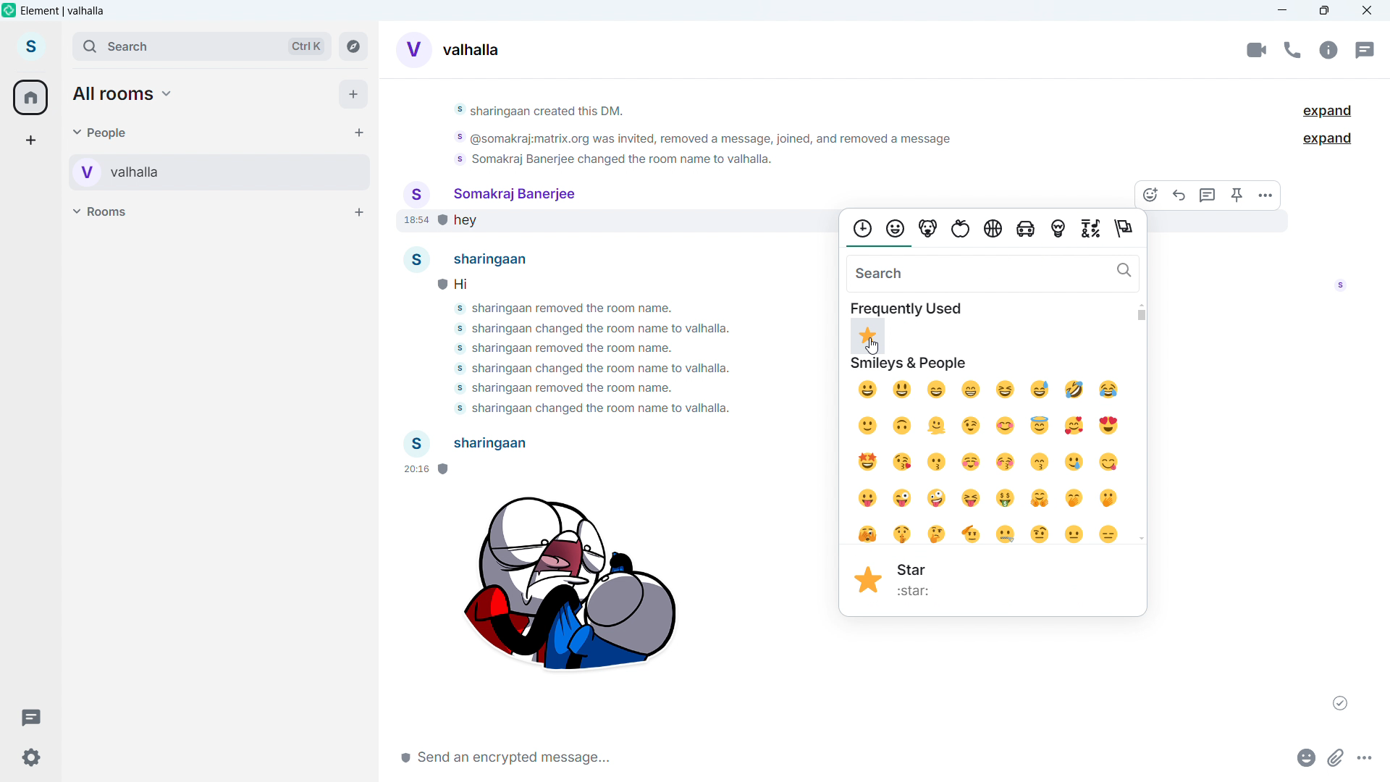 The height and width of the screenshot is (782, 1390). Describe the element at coordinates (474, 259) in the screenshot. I see `sharingaan` at that location.